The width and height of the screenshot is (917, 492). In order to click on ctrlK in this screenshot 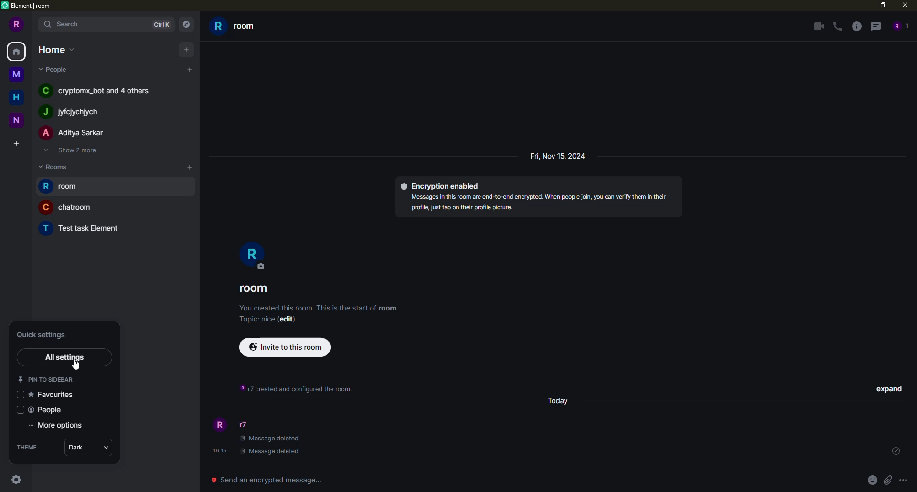, I will do `click(160, 23)`.